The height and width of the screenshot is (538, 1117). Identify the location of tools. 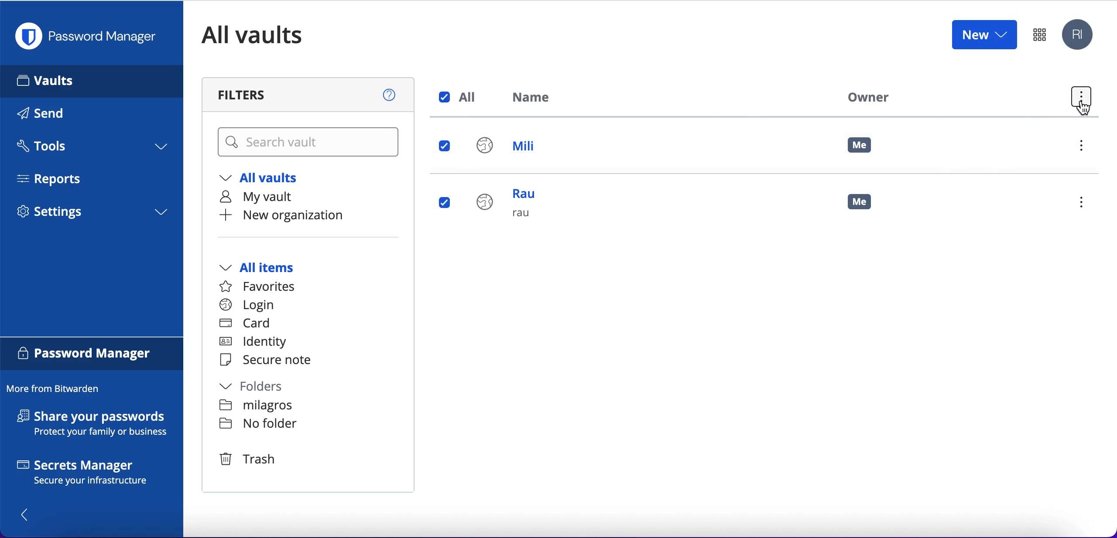
(91, 149).